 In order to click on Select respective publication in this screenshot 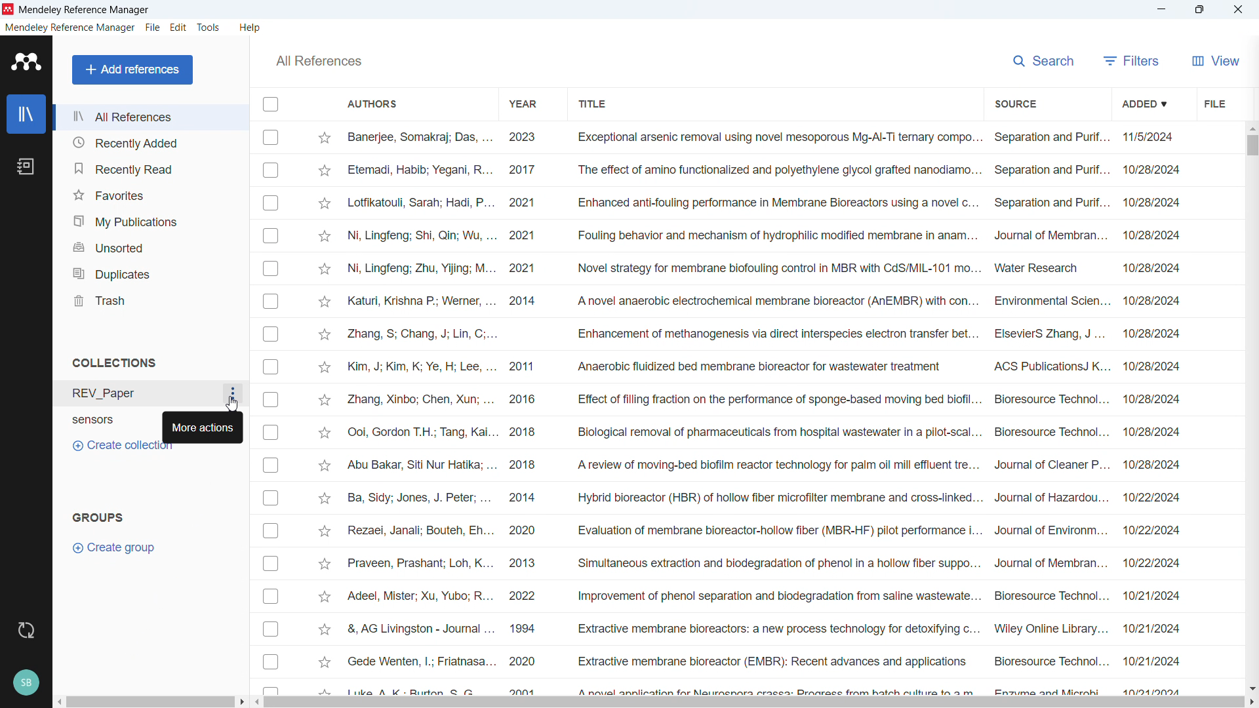, I will do `click(271, 531)`.